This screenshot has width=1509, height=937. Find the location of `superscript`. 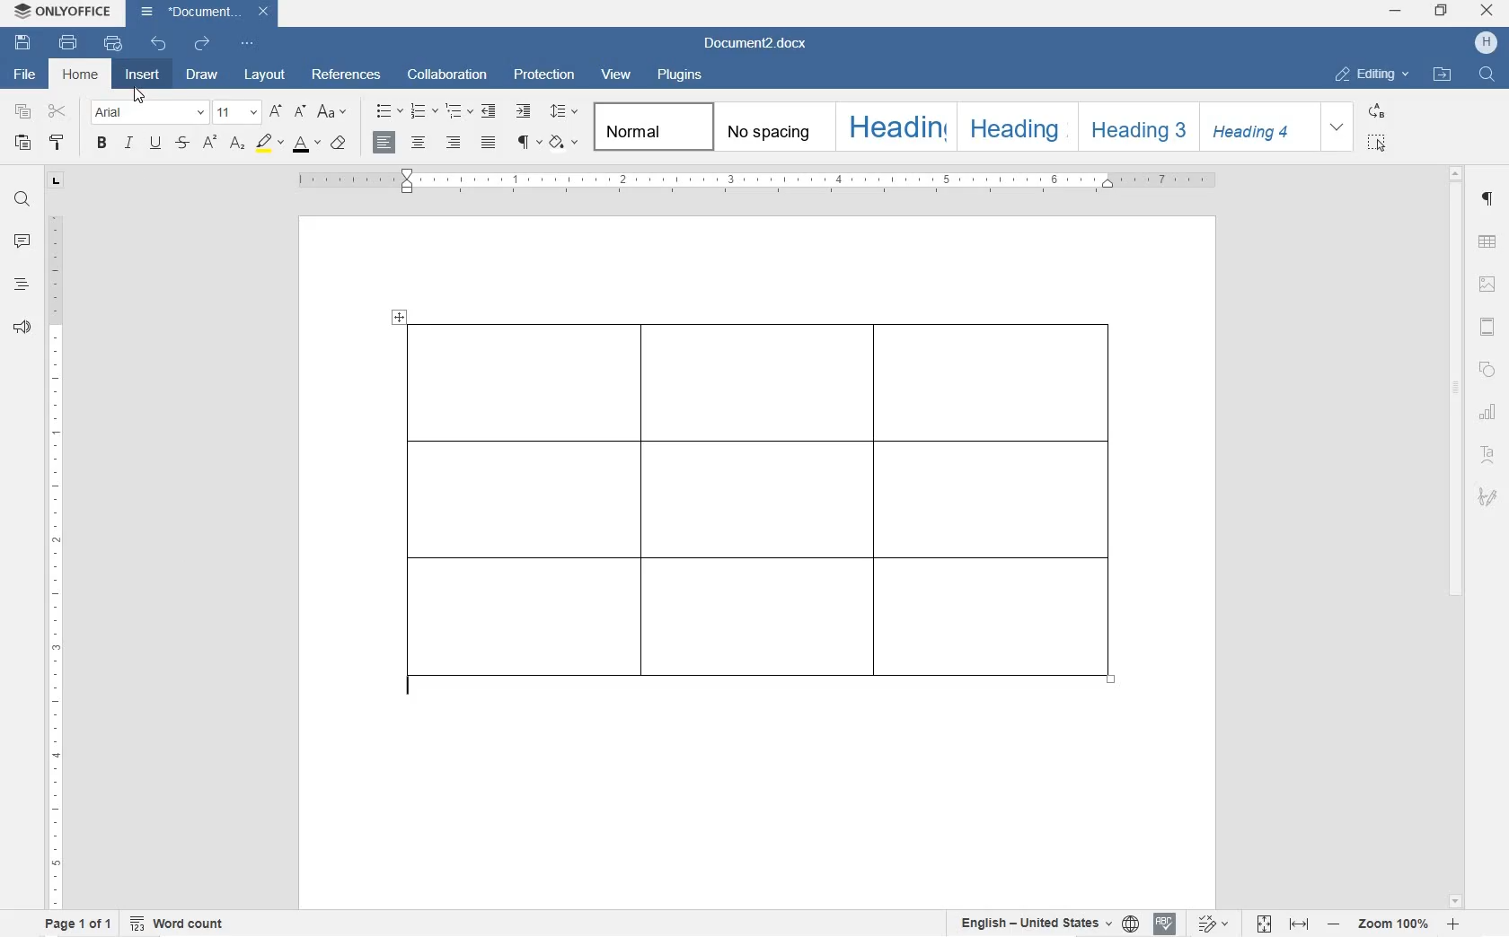

superscript is located at coordinates (210, 144).